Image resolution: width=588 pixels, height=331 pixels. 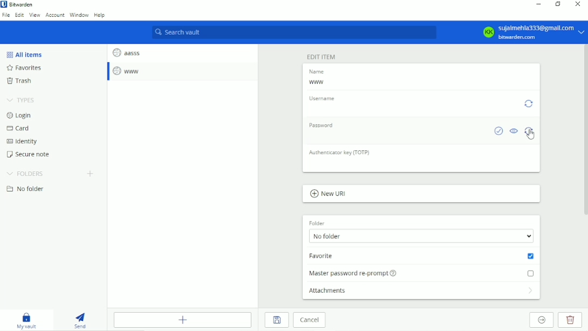 What do you see at coordinates (530, 130) in the screenshot?
I see `Generate password` at bounding box center [530, 130].